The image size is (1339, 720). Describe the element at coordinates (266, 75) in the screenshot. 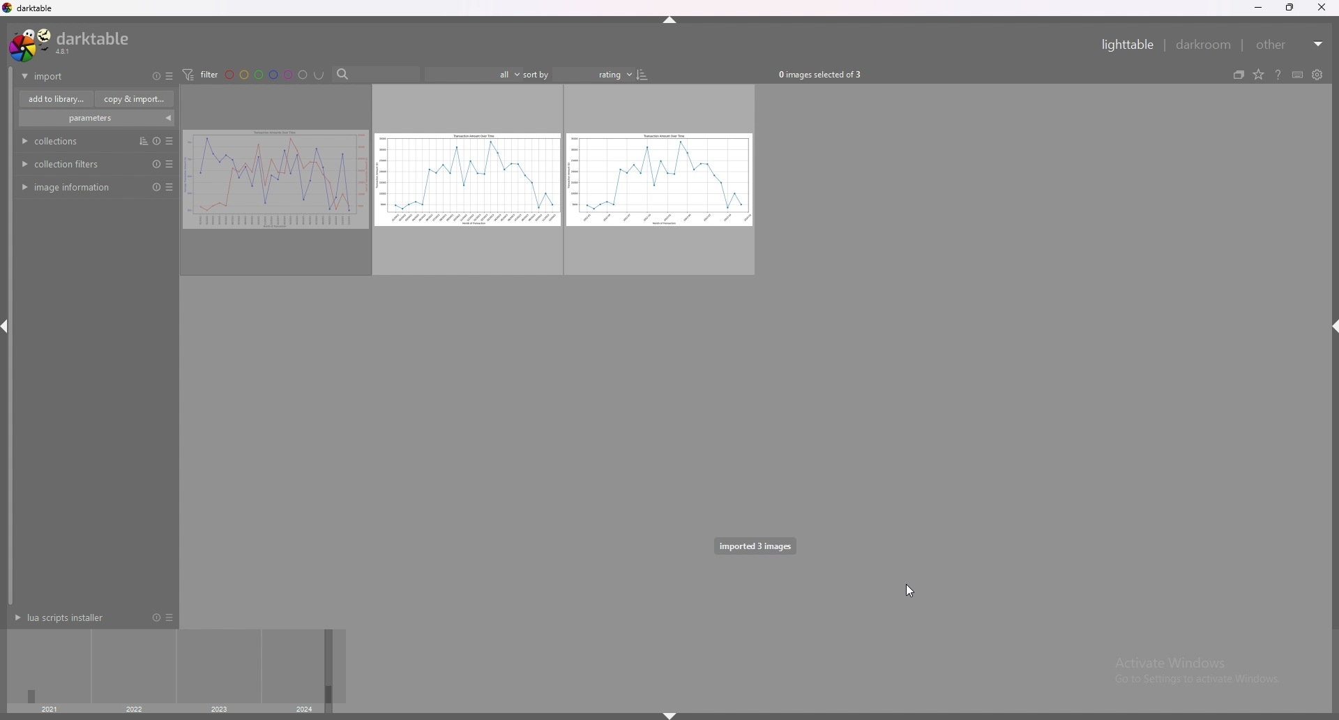

I see `color labels` at that location.